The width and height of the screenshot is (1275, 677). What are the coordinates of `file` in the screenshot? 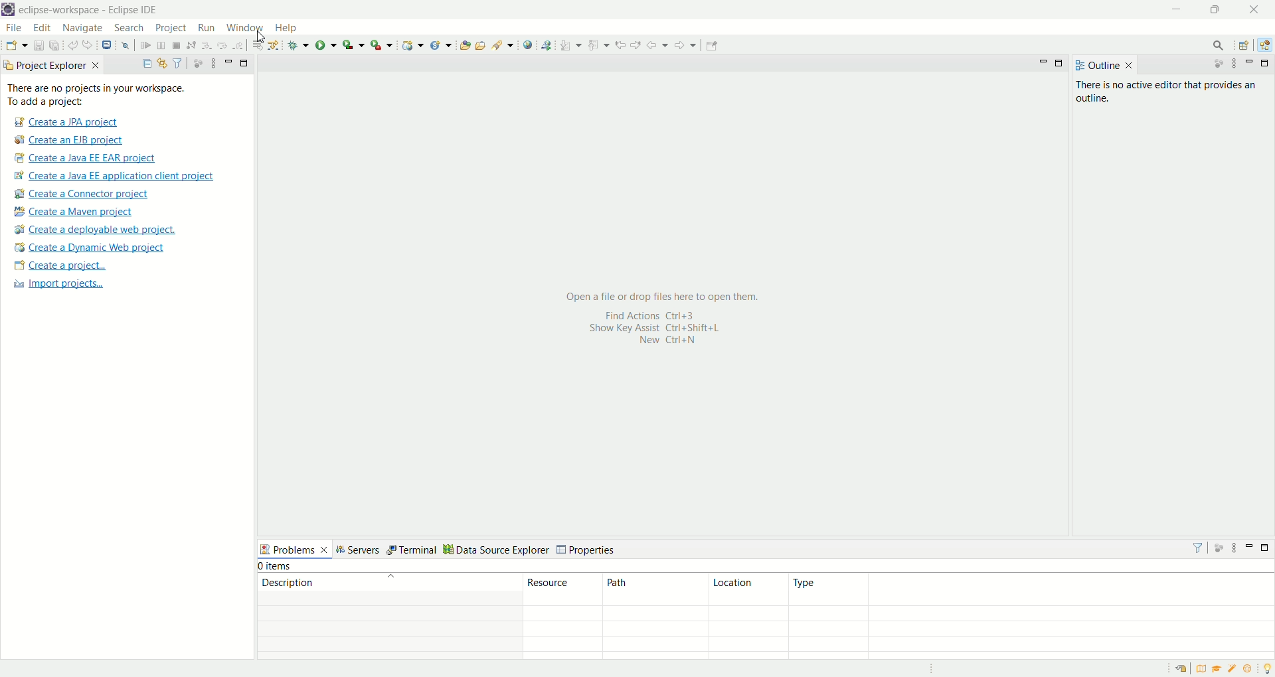 It's located at (12, 27).